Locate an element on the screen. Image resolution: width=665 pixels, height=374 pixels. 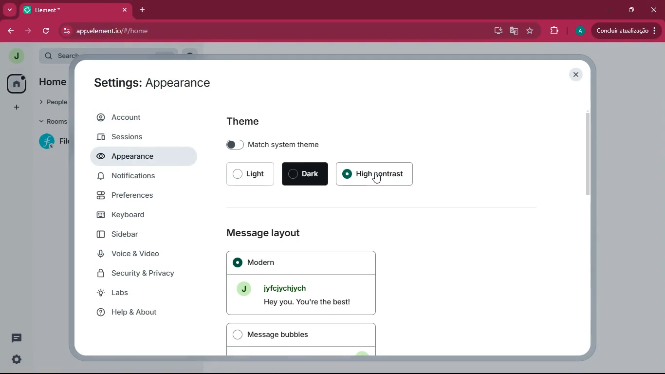
app.elementio/#/home is located at coordinates (178, 32).